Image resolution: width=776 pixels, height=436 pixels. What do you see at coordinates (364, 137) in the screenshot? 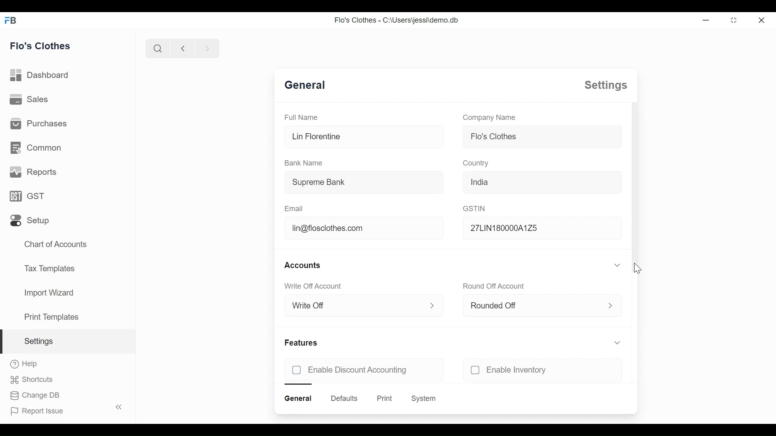
I see `Lin Florentine` at bounding box center [364, 137].